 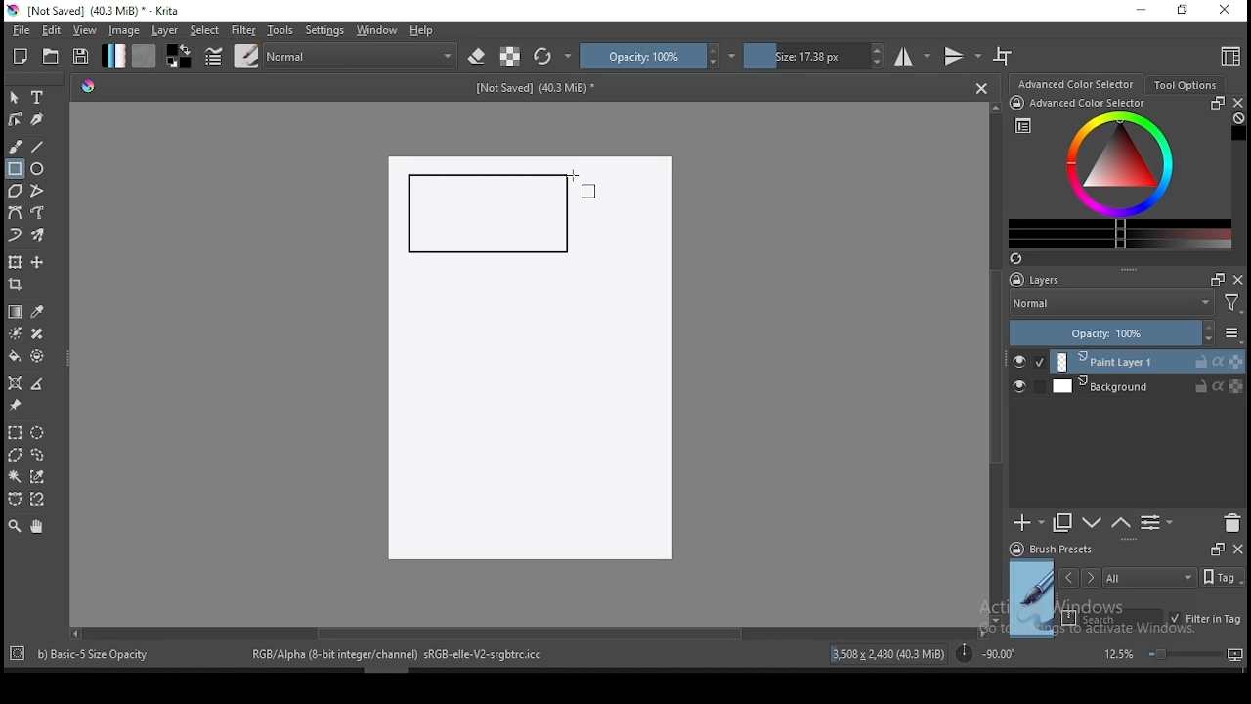 What do you see at coordinates (37, 189) in the screenshot?
I see `polyline tool` at bounding box center [37, 189].